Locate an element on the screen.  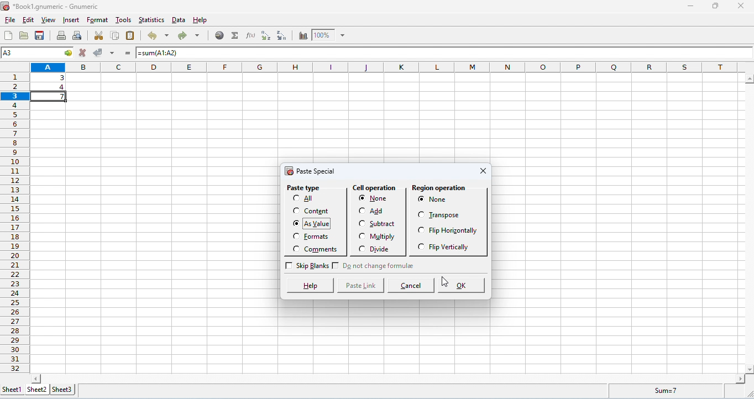
paste link is located at coordinates (360, 286).